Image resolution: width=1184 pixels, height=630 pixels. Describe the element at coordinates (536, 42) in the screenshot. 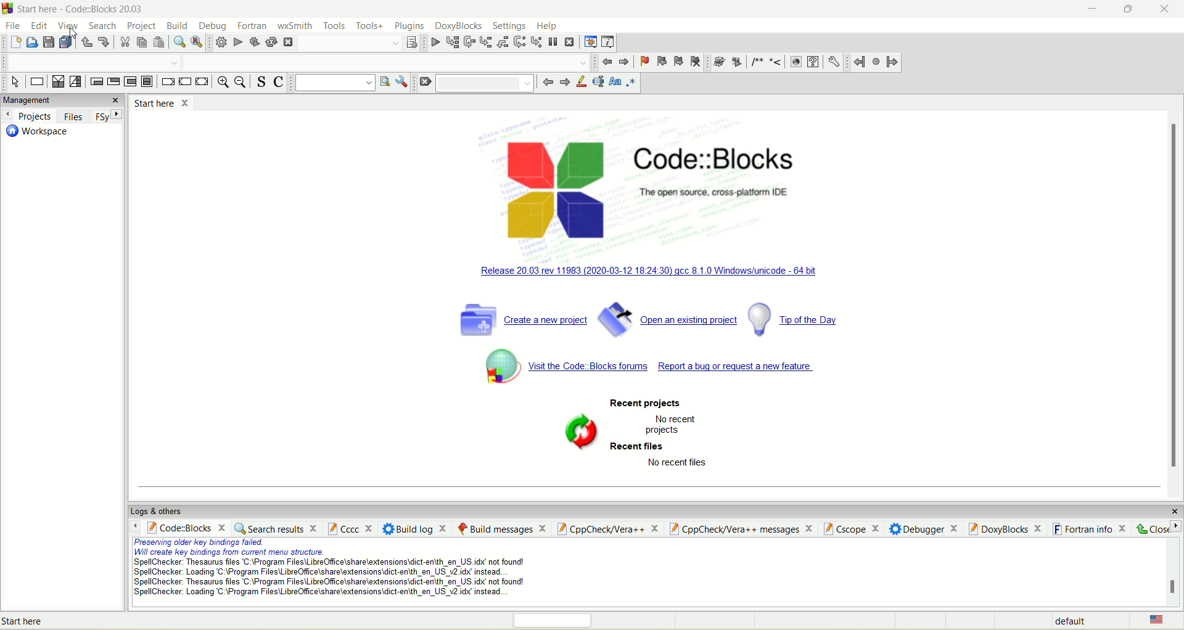

I see `step into instruction` at that location.